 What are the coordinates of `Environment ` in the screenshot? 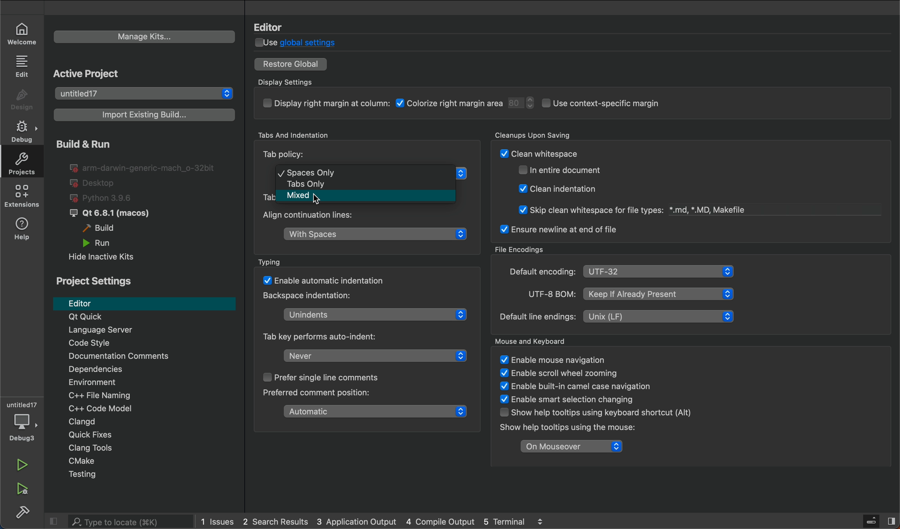 It's located at (149, 383).